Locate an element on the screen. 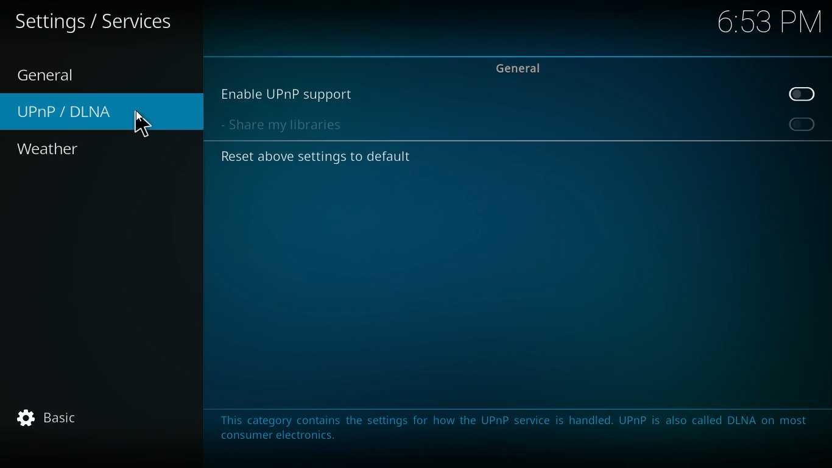  6:53 PM is located at coordinates (764, 25).